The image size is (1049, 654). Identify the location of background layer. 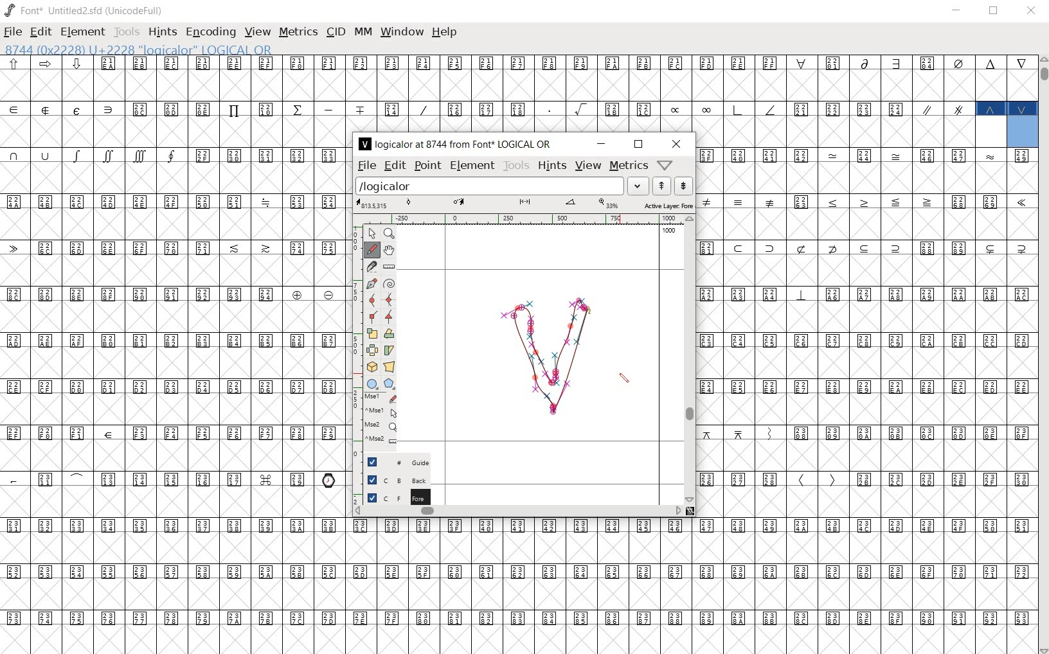
(390, 479).